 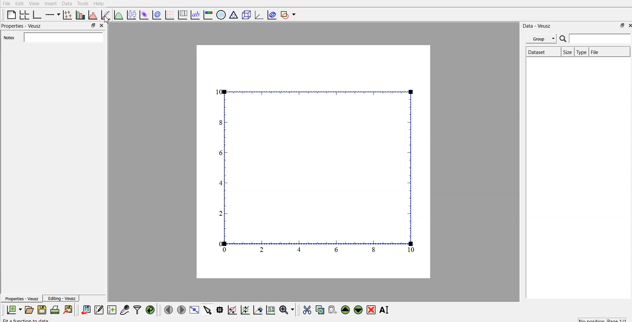 What do you see at coordinates (222, 15) in the screenshot?
I see `polar graph` at bounding box center [222, 15].